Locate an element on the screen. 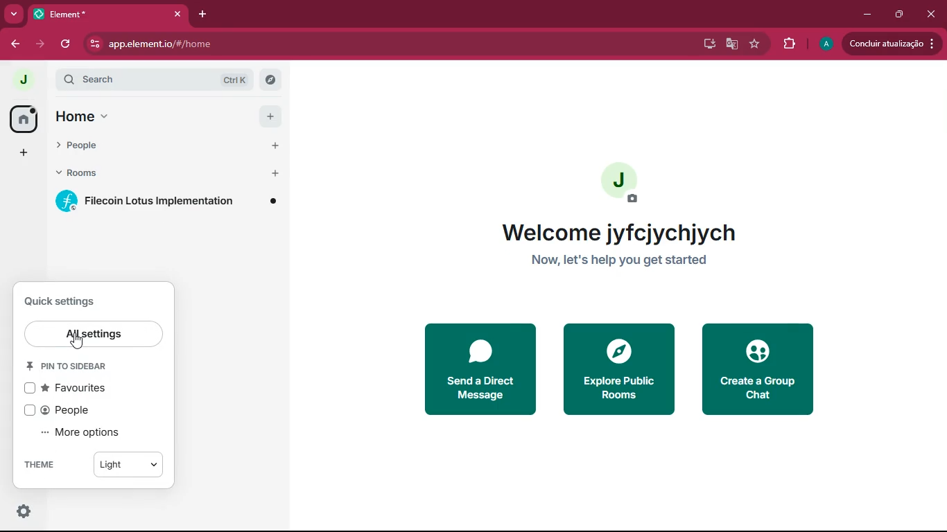 The image size is (947, 532). app.element.io/#/home is located at coordinates (220, 44).